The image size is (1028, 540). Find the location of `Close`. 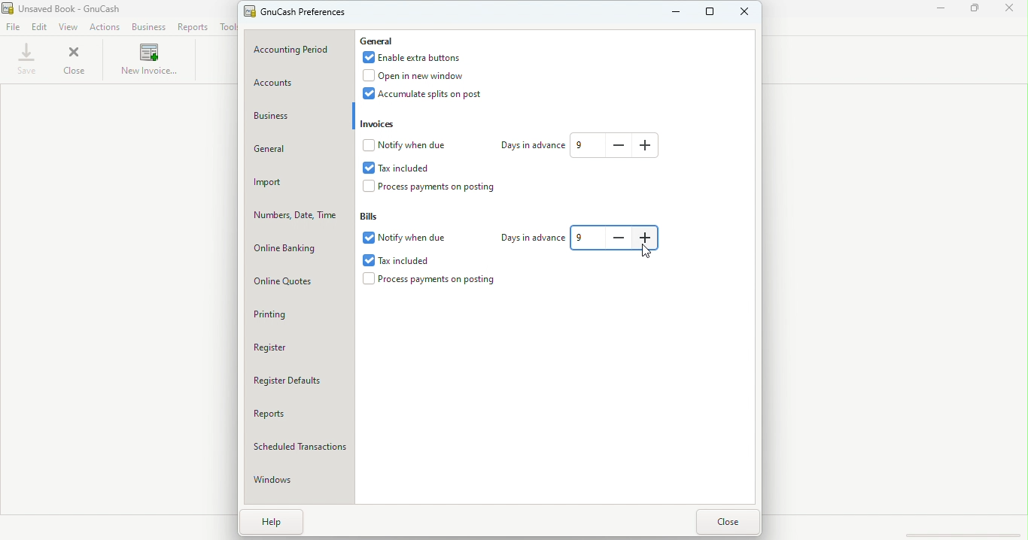

Close is located at coordinates (747, 17).